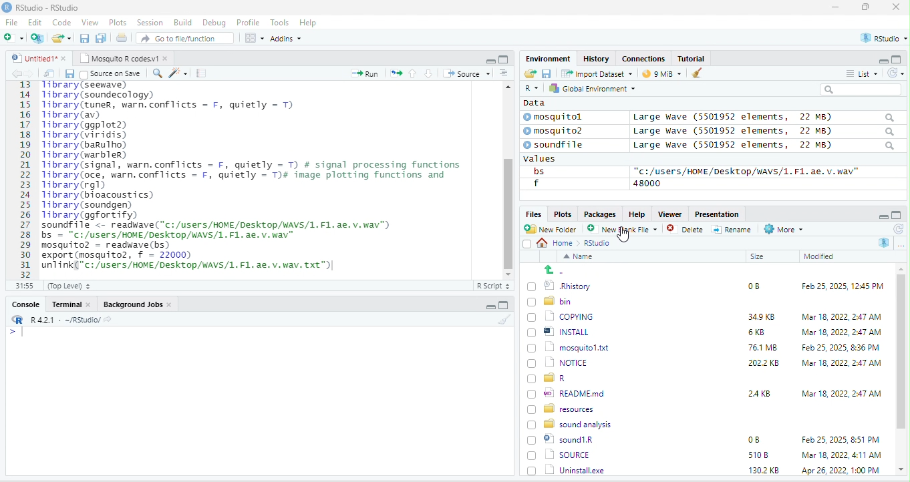 This screenshot has width=910, height=482. What do you see at coordinates (564, 346) in the screenshot?
I see `1 mosquitol.txt` at bounding box center [564, 346].